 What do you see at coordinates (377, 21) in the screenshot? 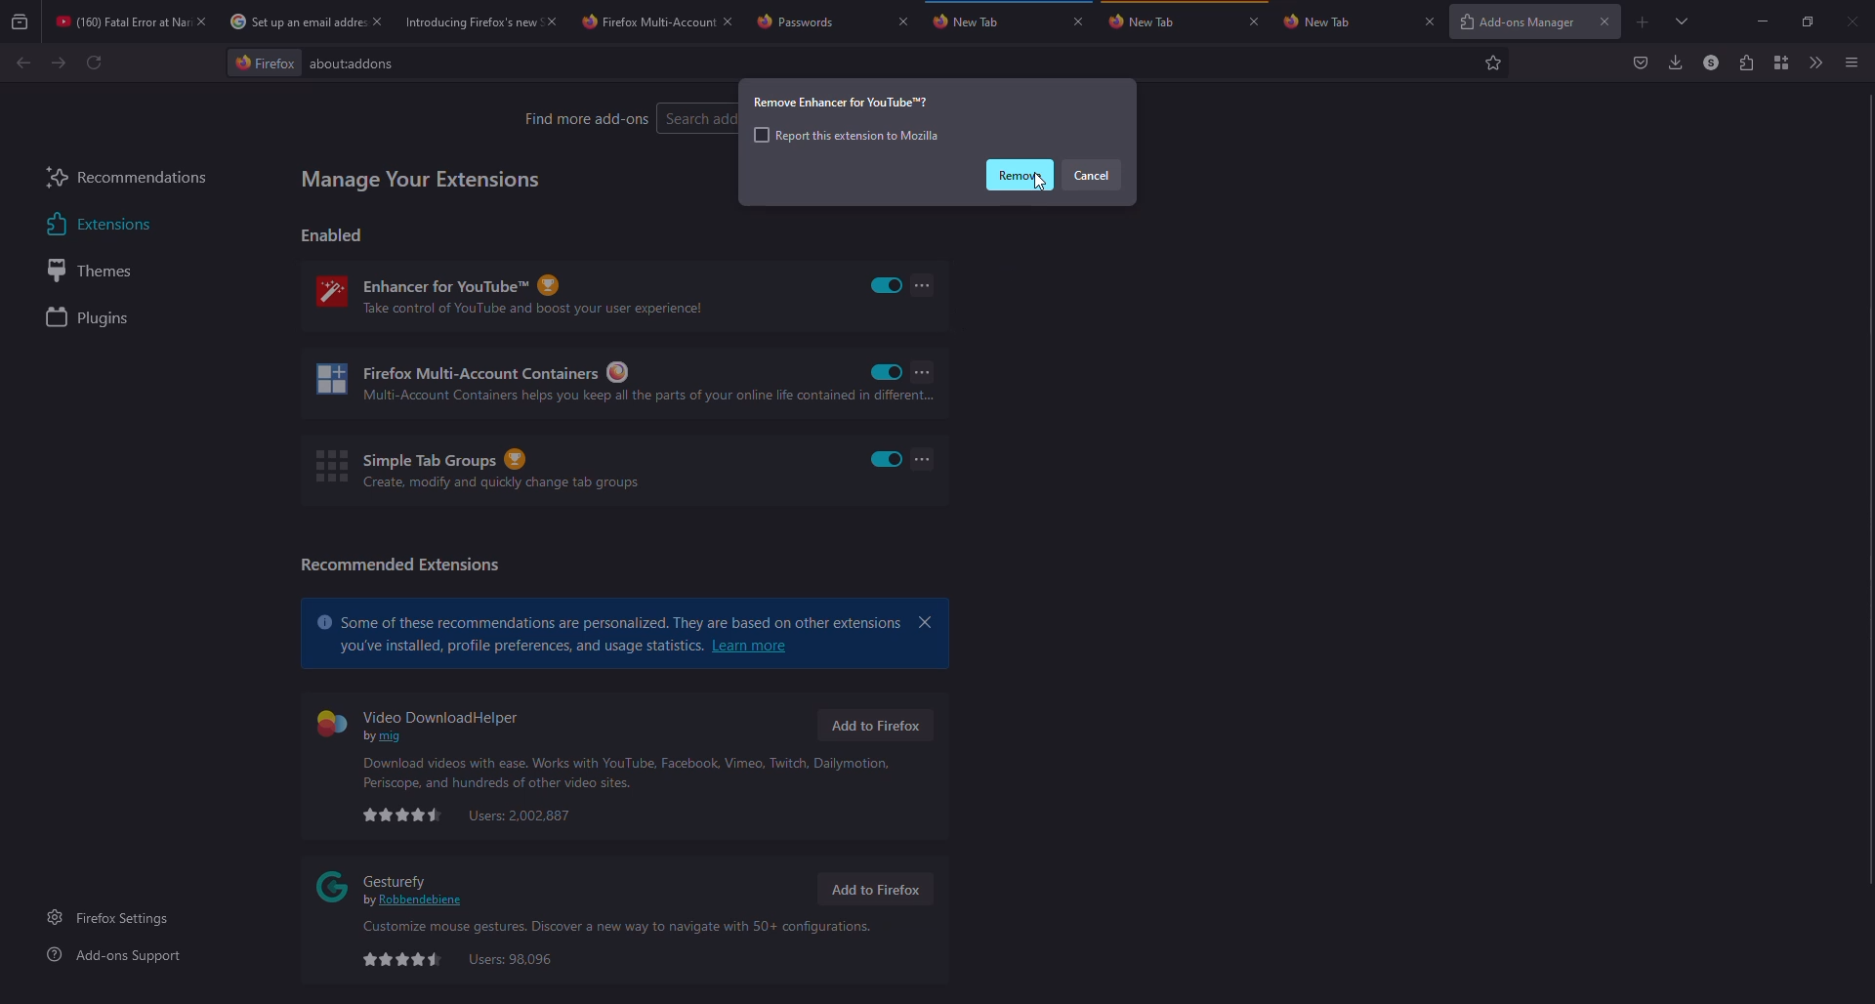
I see `close` at bounding box center [377, 21].